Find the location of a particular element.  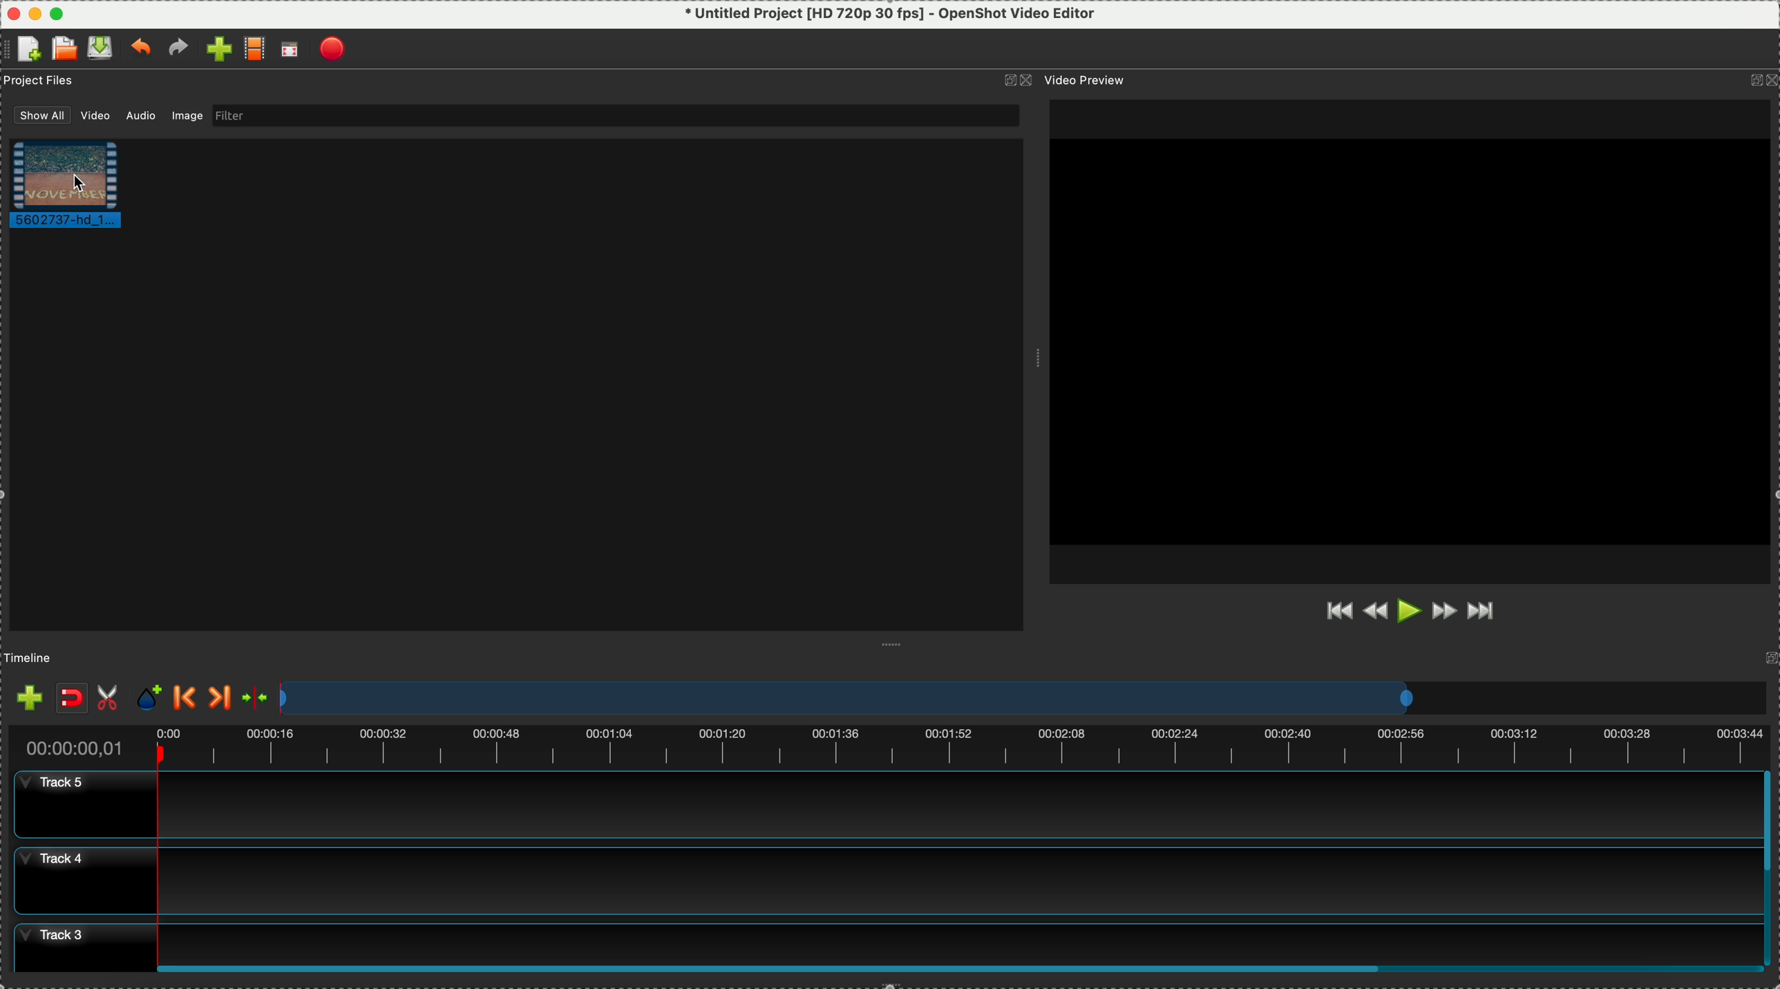

disable snaping is located at coordinates (72, 698).